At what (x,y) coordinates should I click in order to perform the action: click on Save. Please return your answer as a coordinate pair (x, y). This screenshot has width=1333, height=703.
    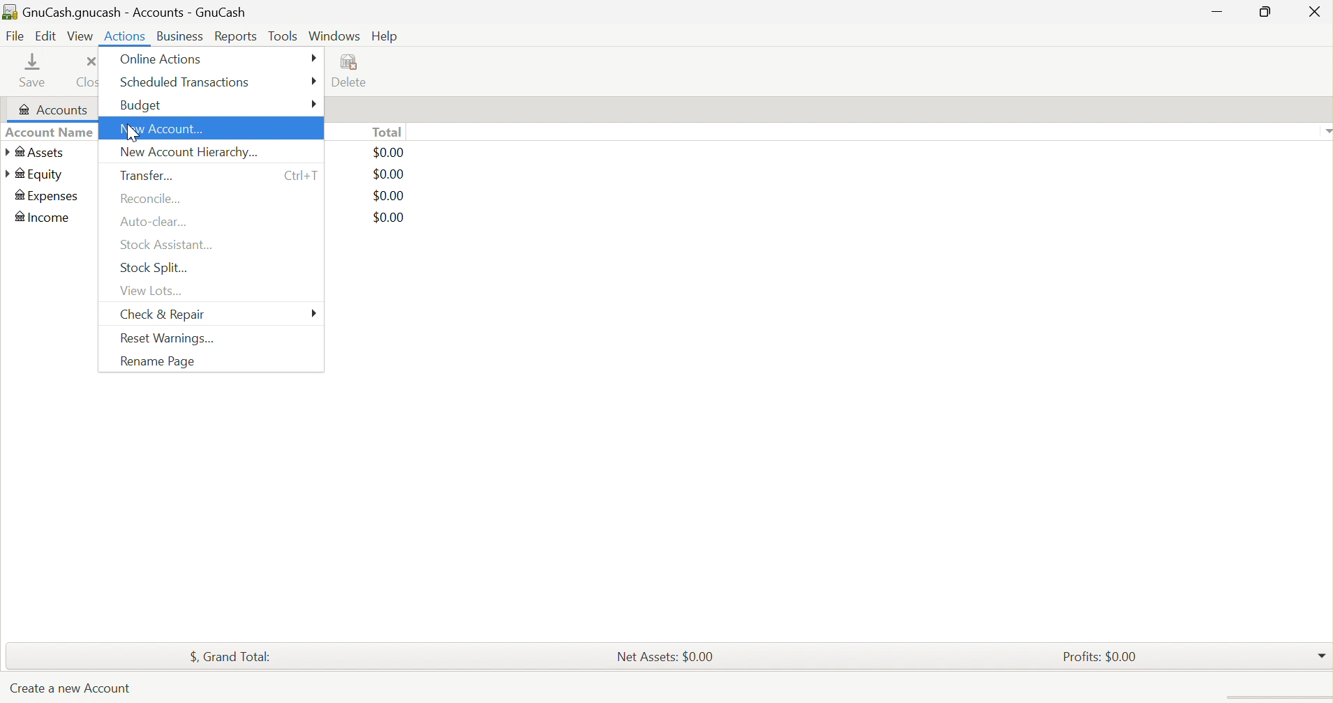
    Looking at the image, I should click on (37, 70).